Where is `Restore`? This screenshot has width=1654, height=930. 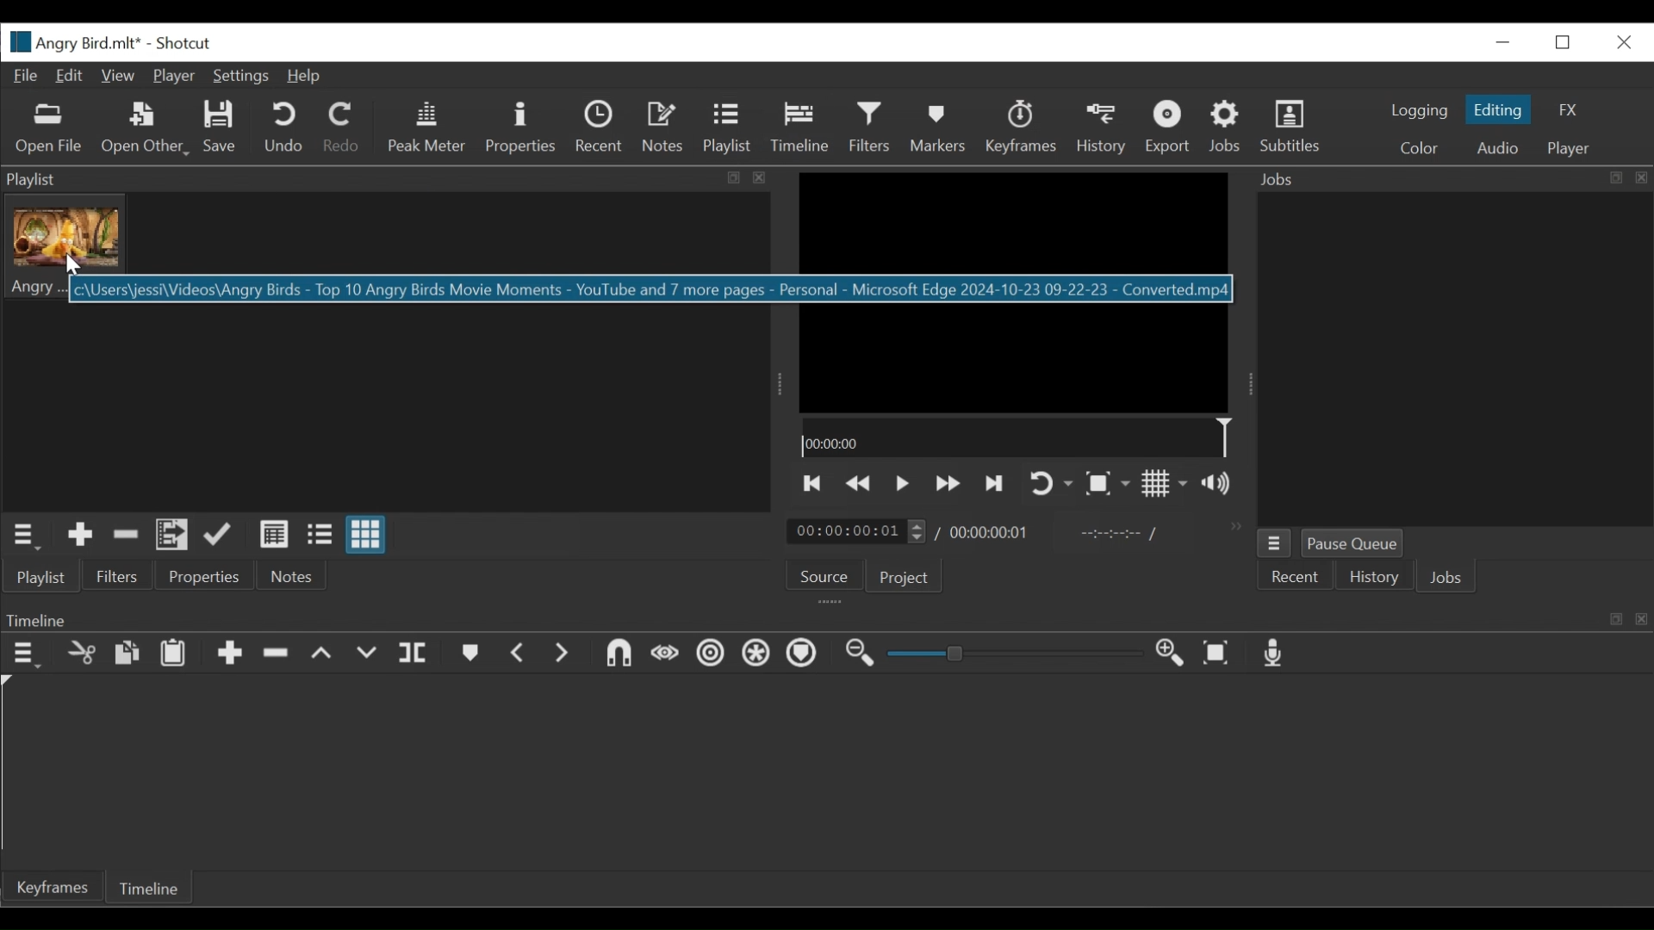 Restore is located at coordinates (1565, 41).